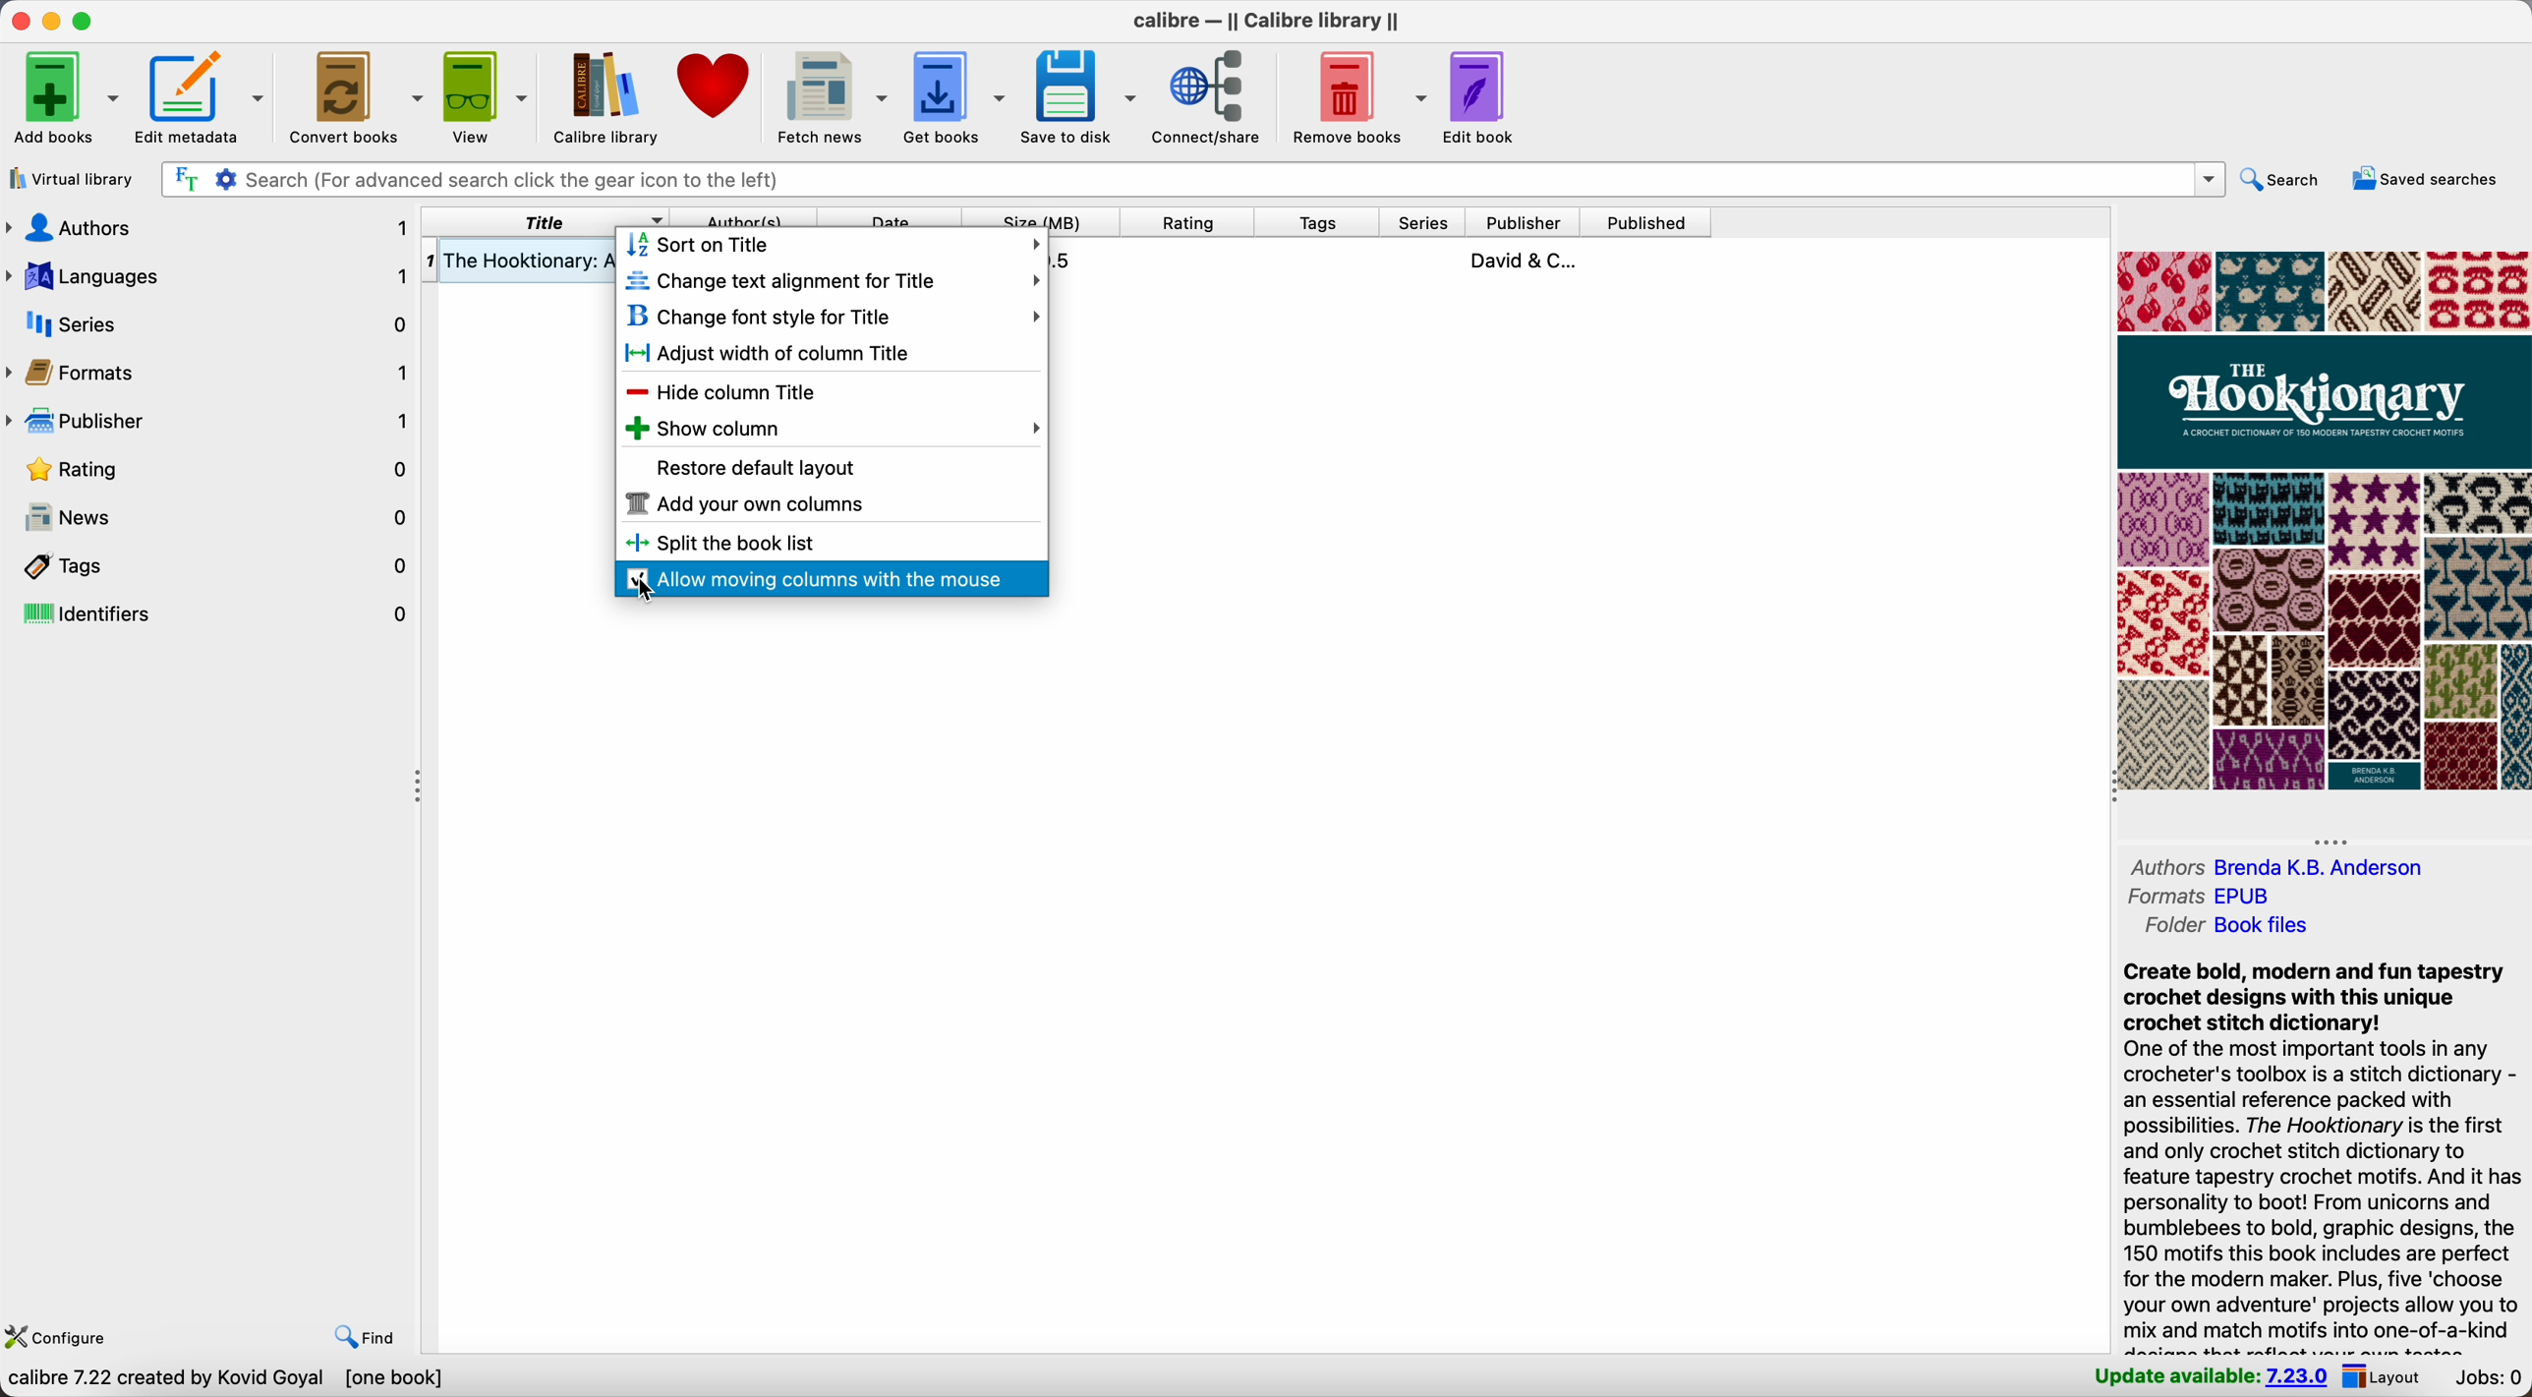 The width and height of the screenshot is (2532, 1397). Describe the element at coordinates (210, 320) in the screenshot. I see `series` at that location.